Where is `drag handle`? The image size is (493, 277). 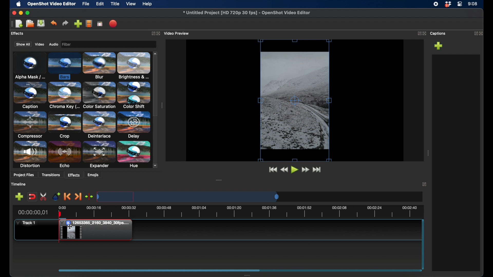
drag handle is located at coordinates (10, 24).